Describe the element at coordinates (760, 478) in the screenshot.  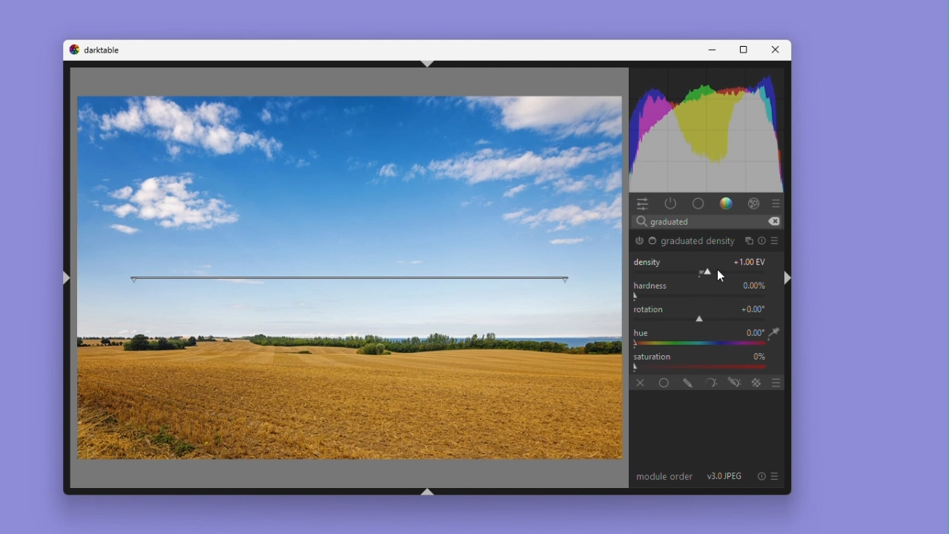
I see `reset` at that location.